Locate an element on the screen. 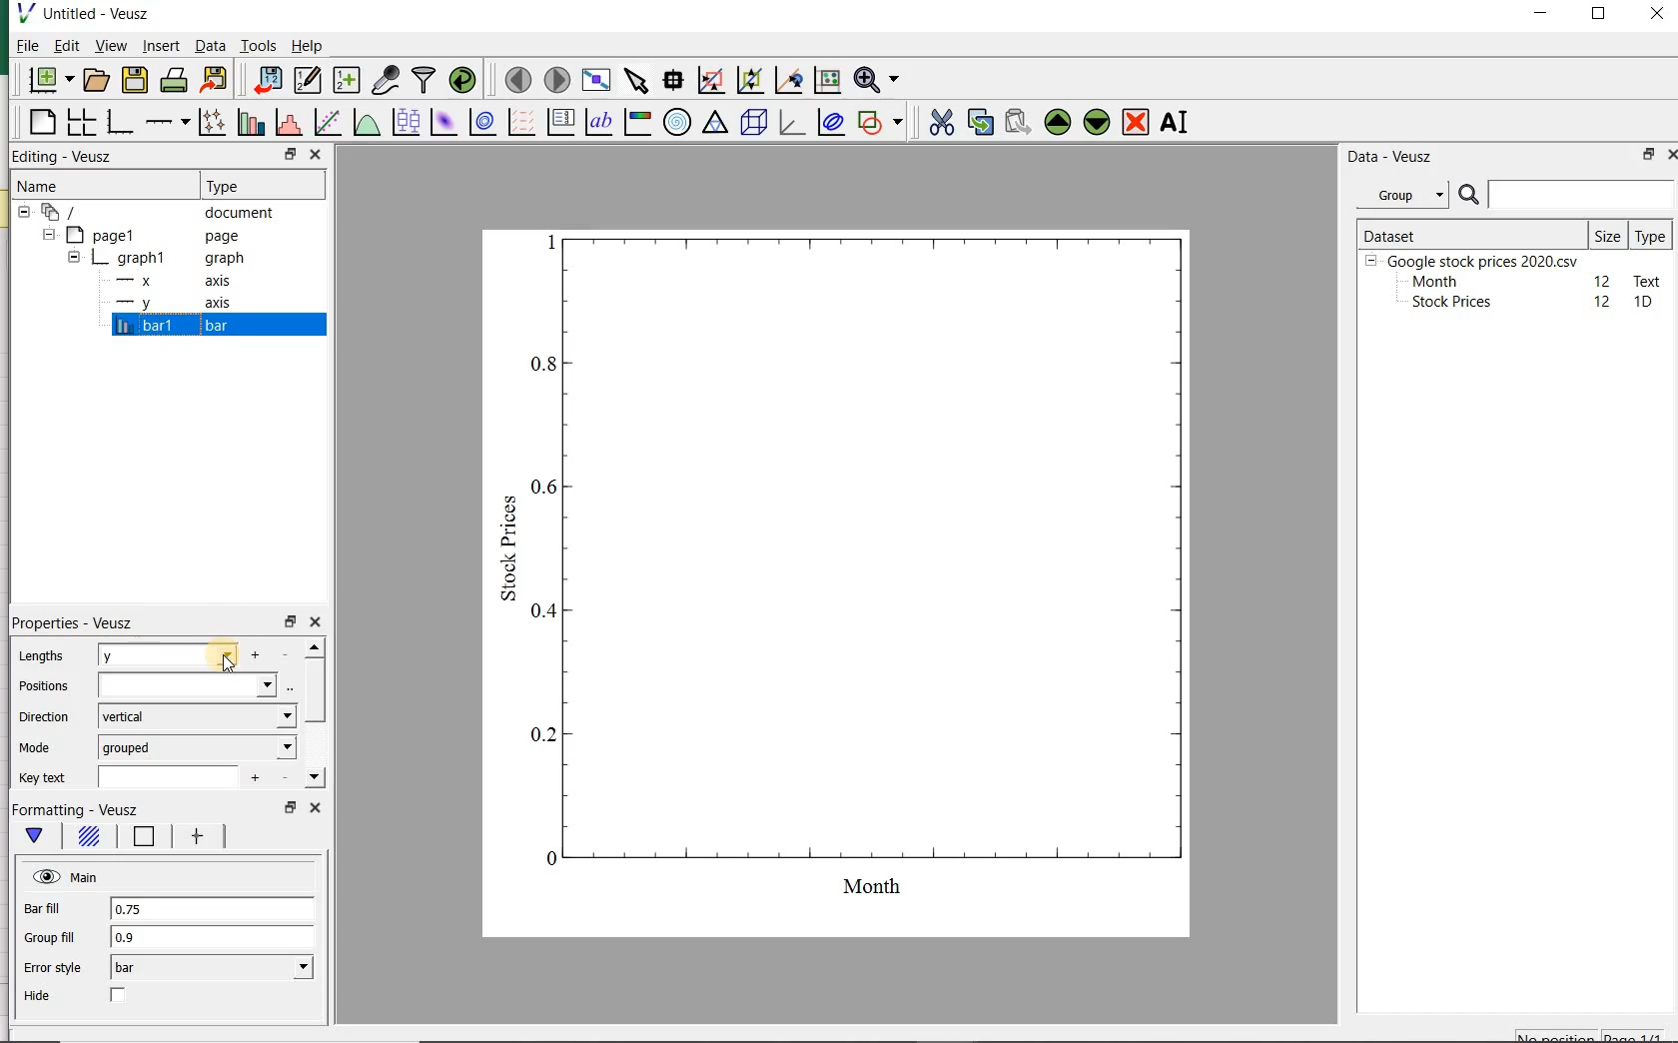 The width and height of the screenshot is (1678, 1043). Data - Veusz is located at coordinates (1391, 156).